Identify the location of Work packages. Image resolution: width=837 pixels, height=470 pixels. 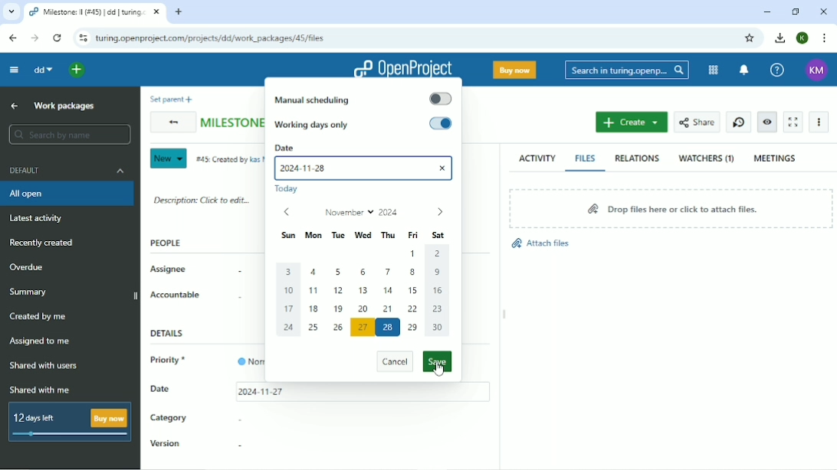
(64, 106).